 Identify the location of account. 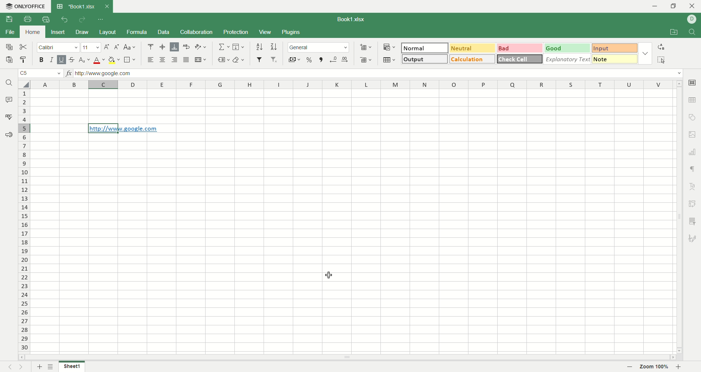
(692, 19).